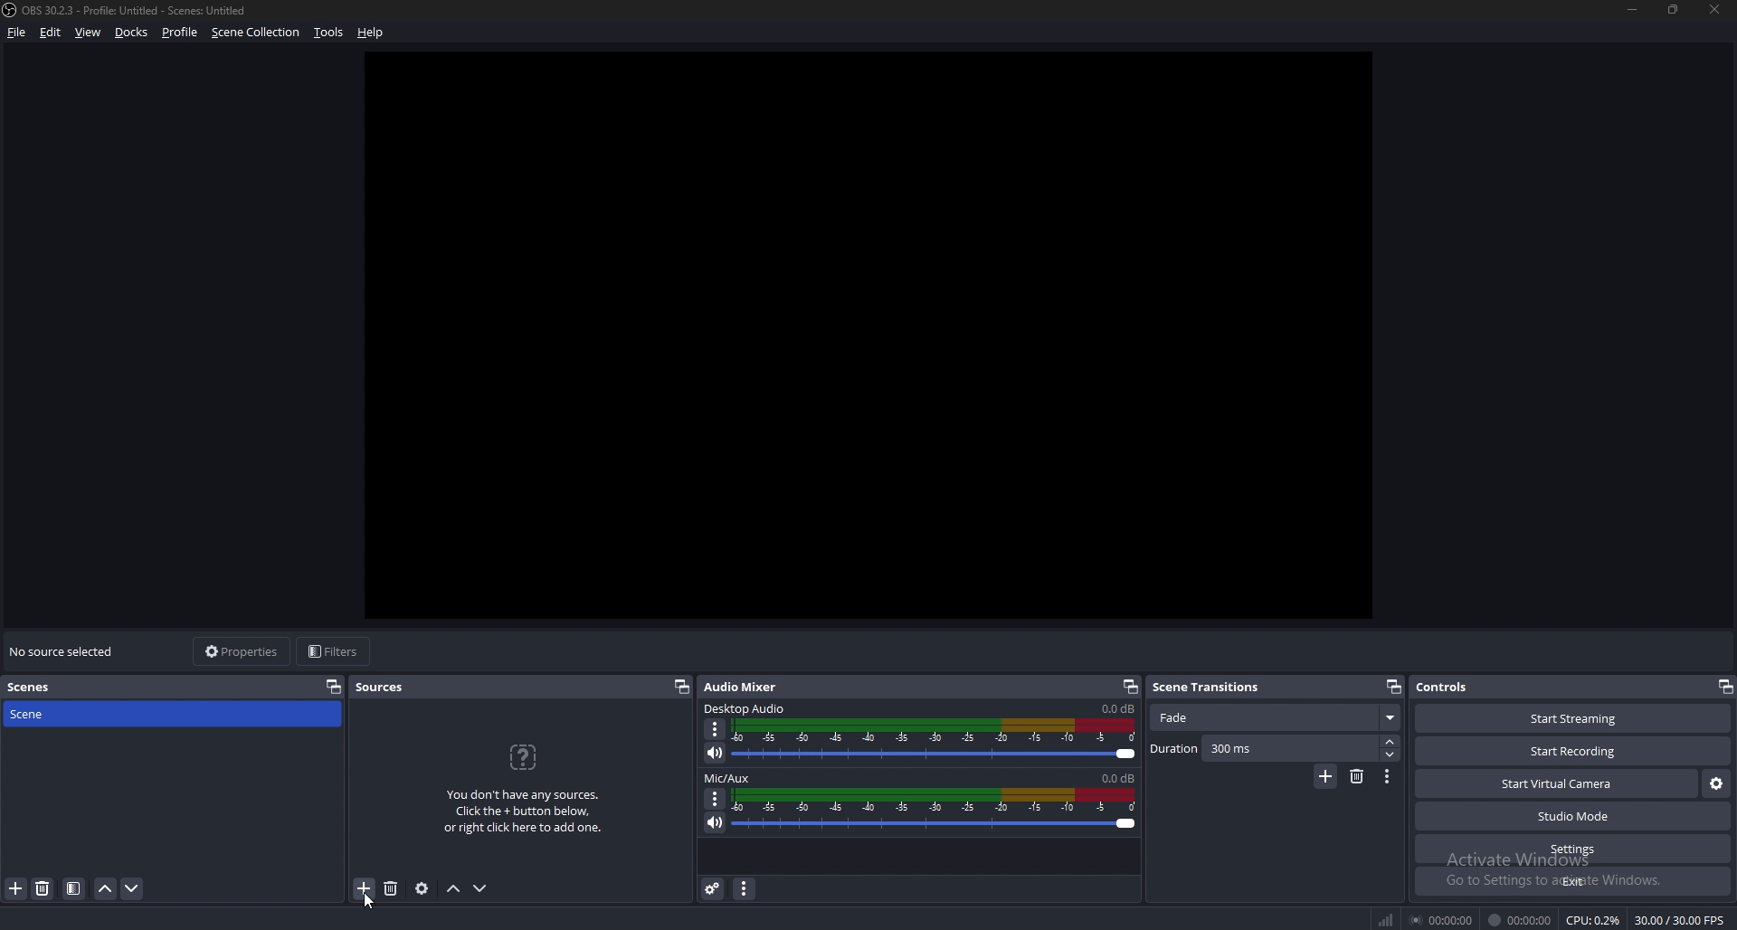  What do you see at coordinates (52, 33) in the screenshot?
I see `Edit` at bounding box center [52, 33].